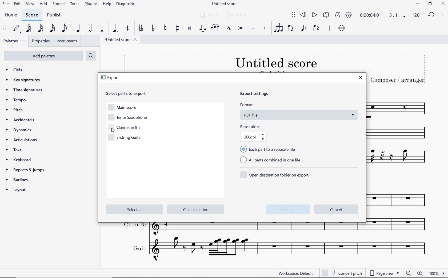 The image size is (448, 278). Describe the element at coordinates (379, 15) in the screenshot. I see `PLAY TIME` at that location.